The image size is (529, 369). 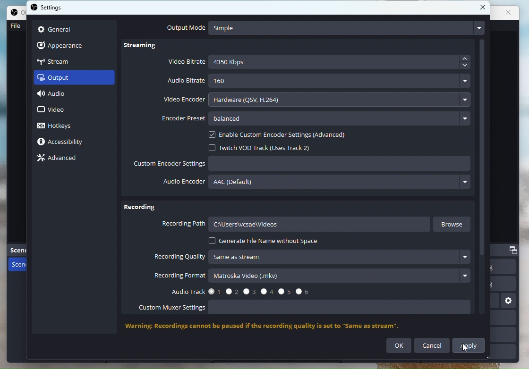 I want to click on Encoder preset, so click(x=315, y=118).